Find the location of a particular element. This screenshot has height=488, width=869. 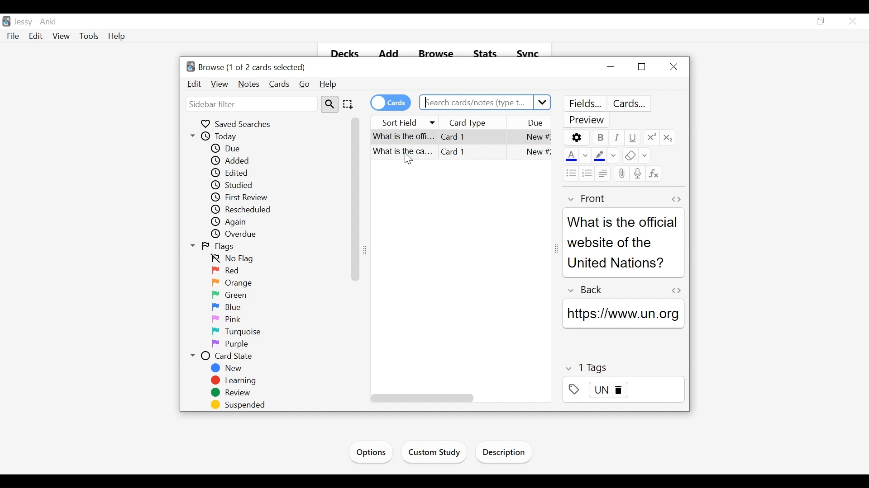

Added is located at coordinates (233, 160).